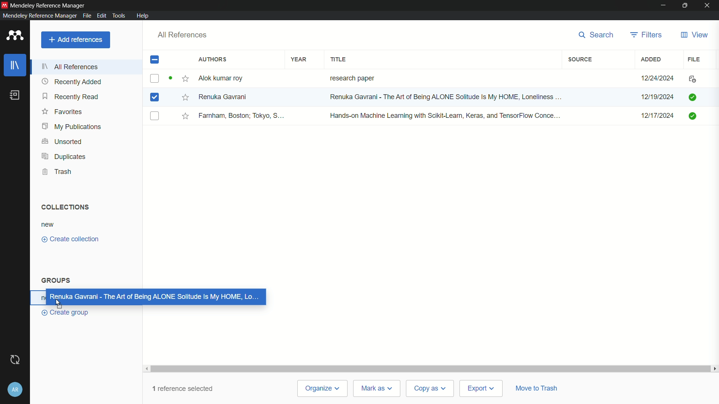 Image resolution: width=719 pixels, height=404 pixels. I want to click on create group, so click(67, 312).